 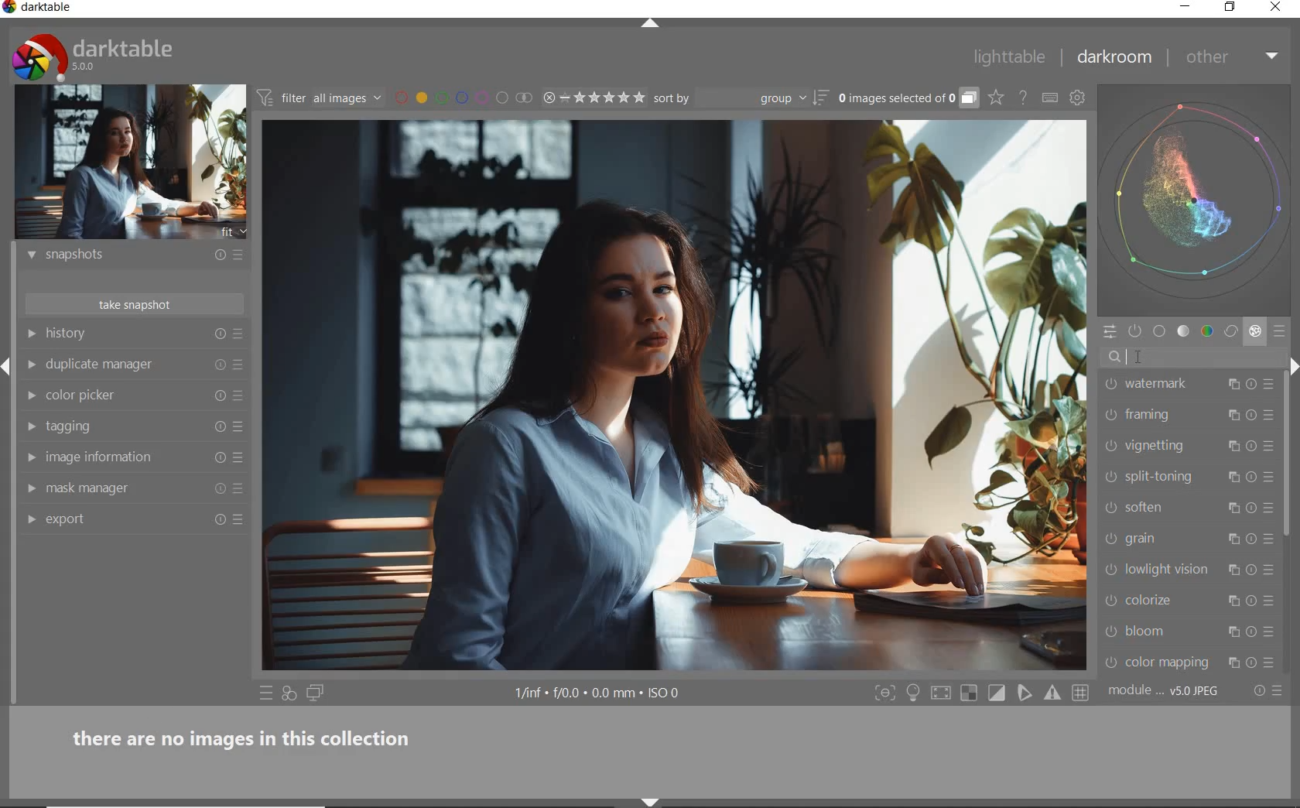 I want to click on set keyboard shortcuts, so click(x=1050, y=98).